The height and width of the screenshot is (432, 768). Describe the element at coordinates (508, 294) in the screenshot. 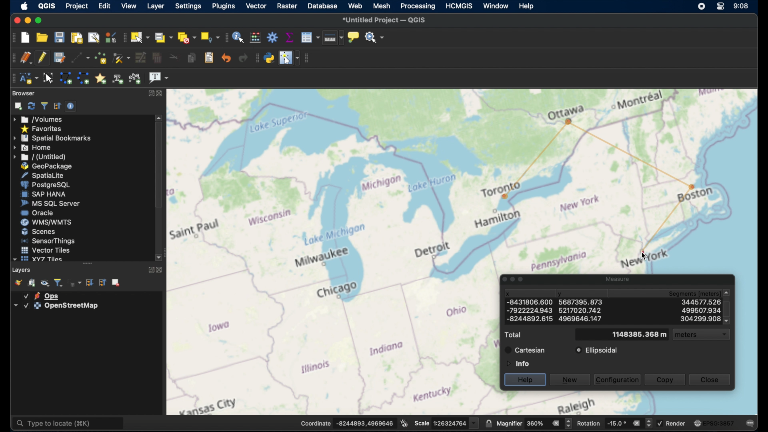

I see `x` at that location.